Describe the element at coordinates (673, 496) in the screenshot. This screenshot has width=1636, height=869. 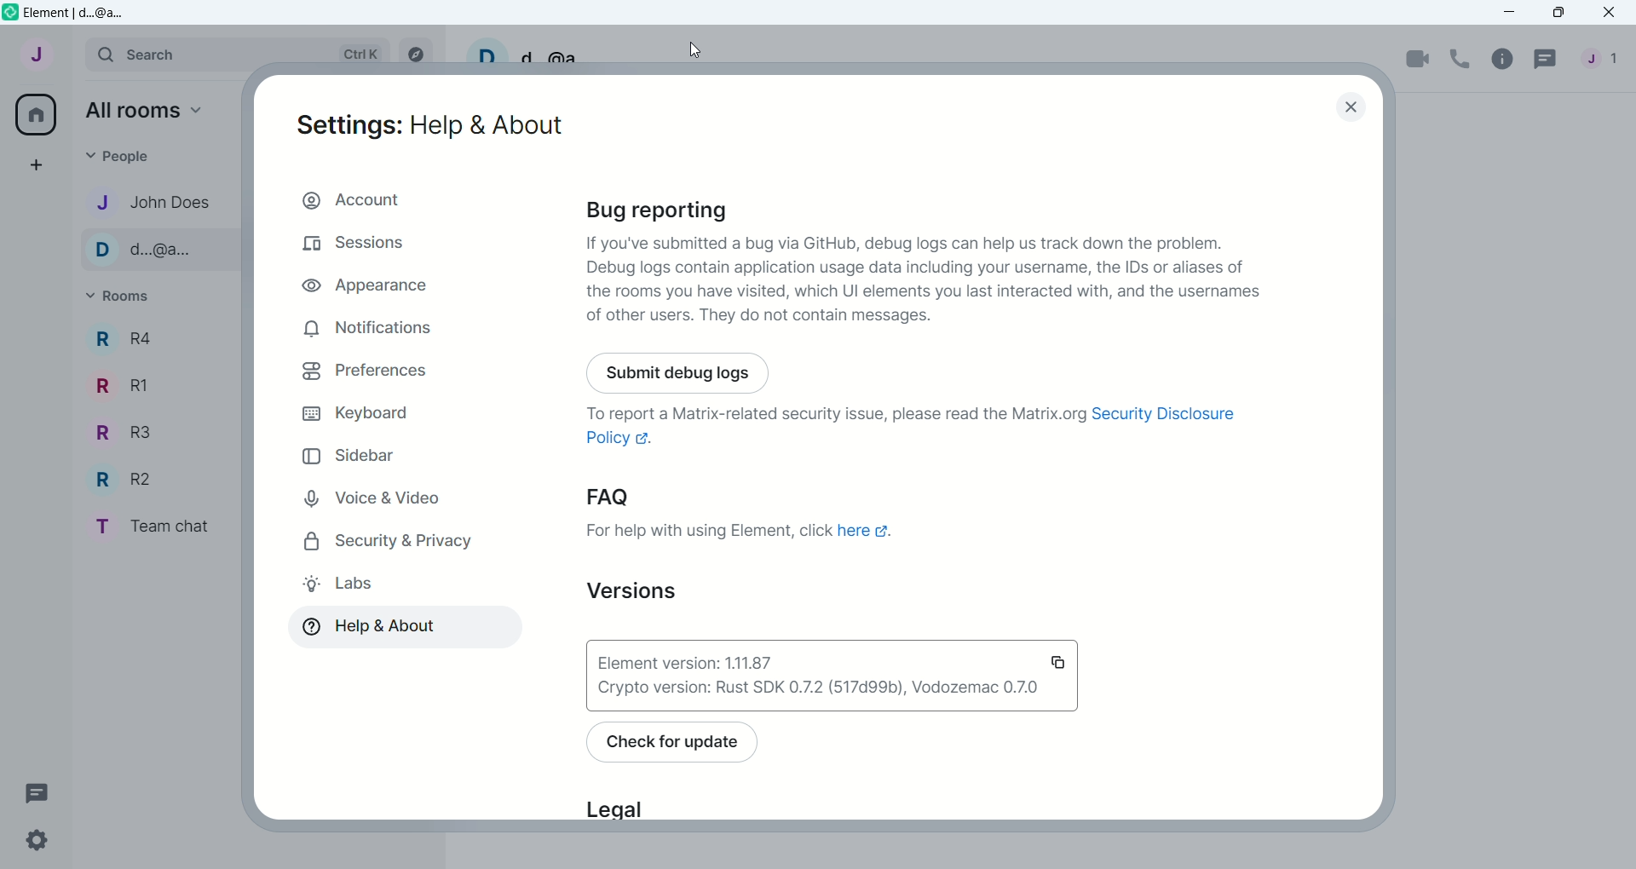
I see `FAQ` at that location.